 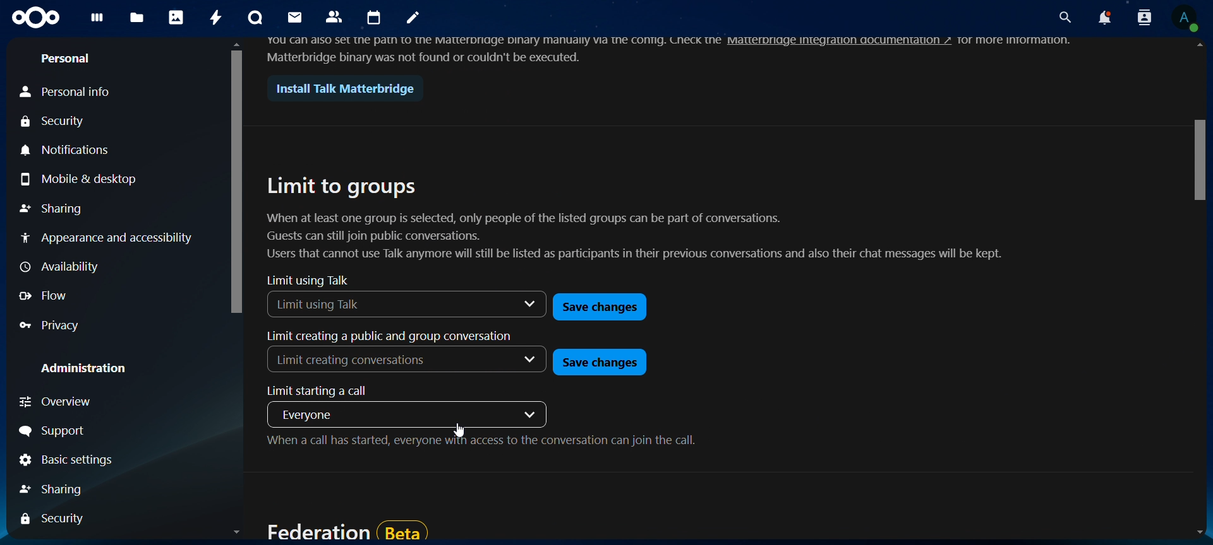 What do you see at coordinates (413, 20) in the screenshot?
I see `notes` at bounding box center [413, 20].